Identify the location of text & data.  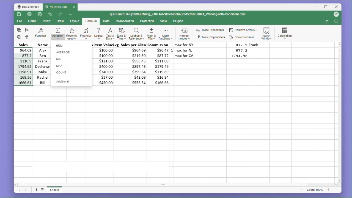
(110, 34).